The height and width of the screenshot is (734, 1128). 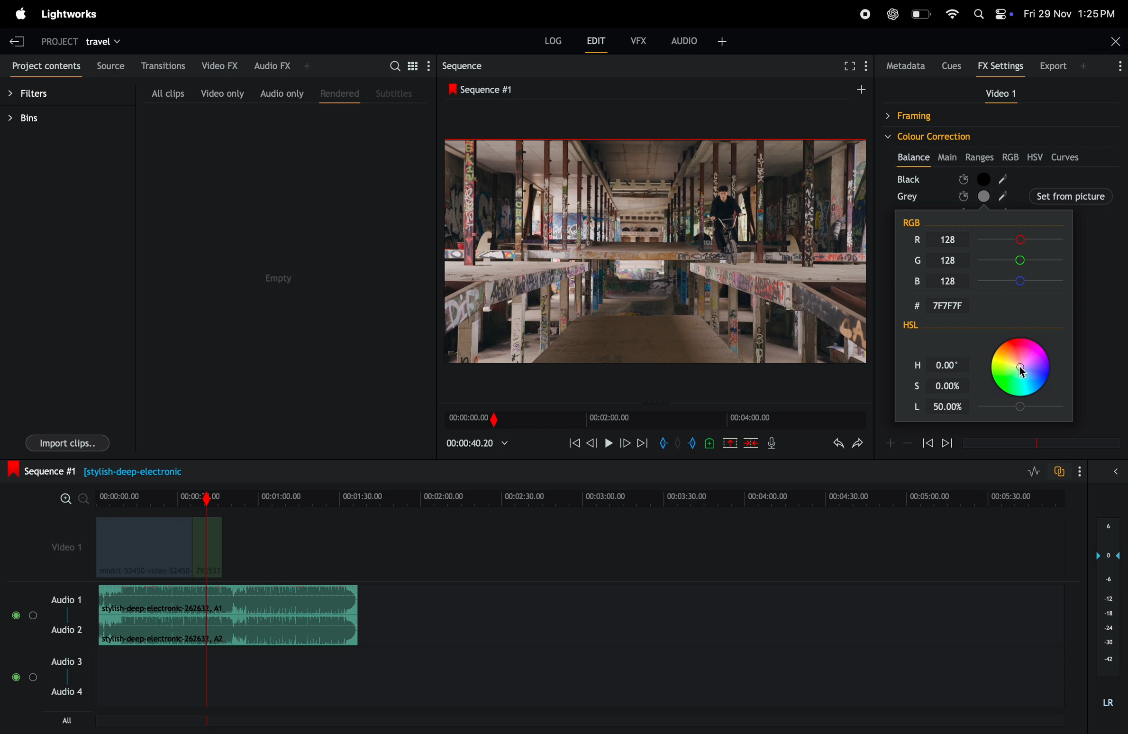 I want to click on nextframe, so click(x=626, y=442).